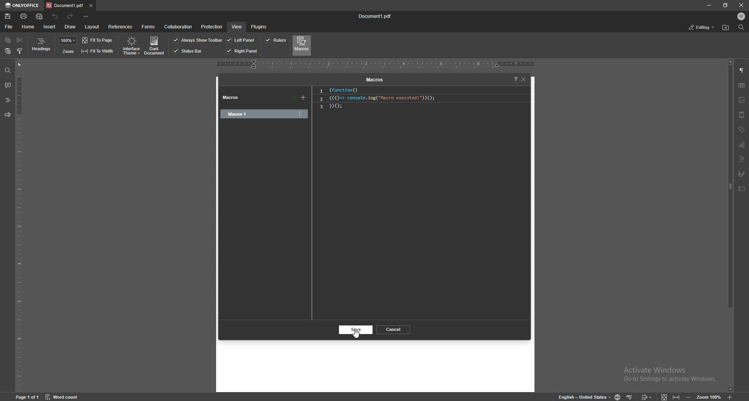  I want to click on macros, so click(234, 98).